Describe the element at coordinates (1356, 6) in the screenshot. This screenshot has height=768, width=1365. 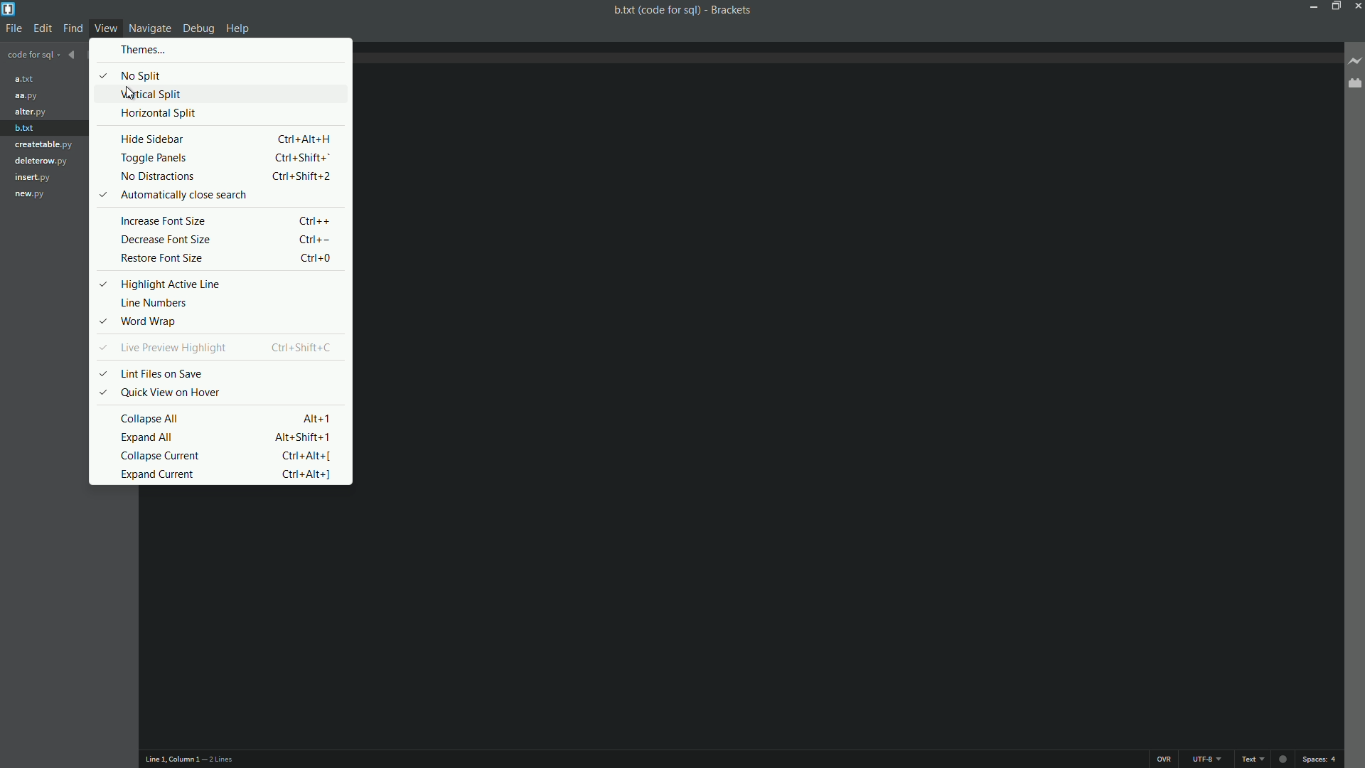
I see `Close app` at that location.